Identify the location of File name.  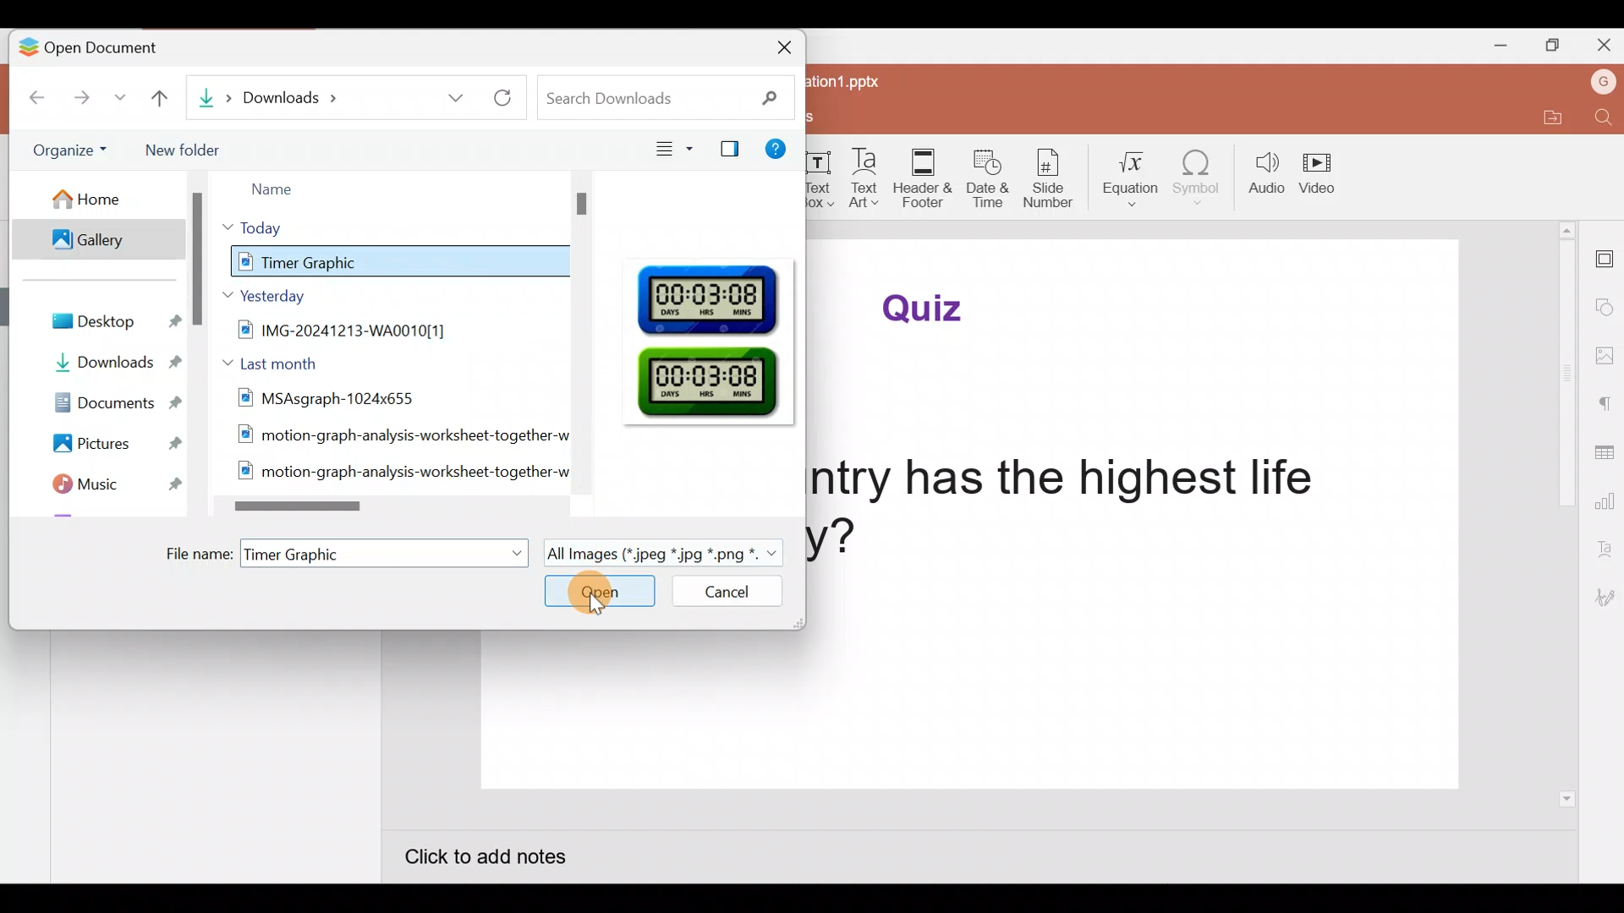
(344, 552).